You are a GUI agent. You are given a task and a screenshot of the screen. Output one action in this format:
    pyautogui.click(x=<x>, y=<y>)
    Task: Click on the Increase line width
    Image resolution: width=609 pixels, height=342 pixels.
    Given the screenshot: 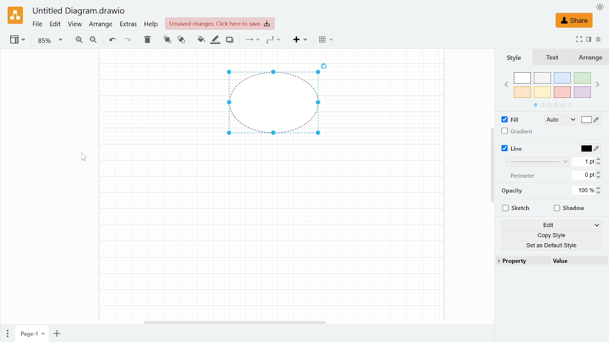 What is the action you would take?
    pyautogui.click(x=600, y=158)
    